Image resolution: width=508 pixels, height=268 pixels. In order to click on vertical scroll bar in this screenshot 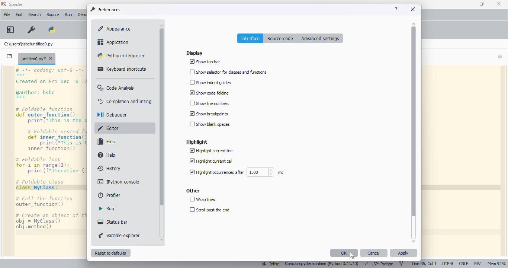, I will do `click(414, 122)`.